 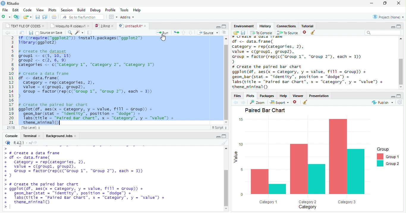 What do you see at coordinates (140, 11) in the screenshot?
I see `help` at bounding box center [140, 11].